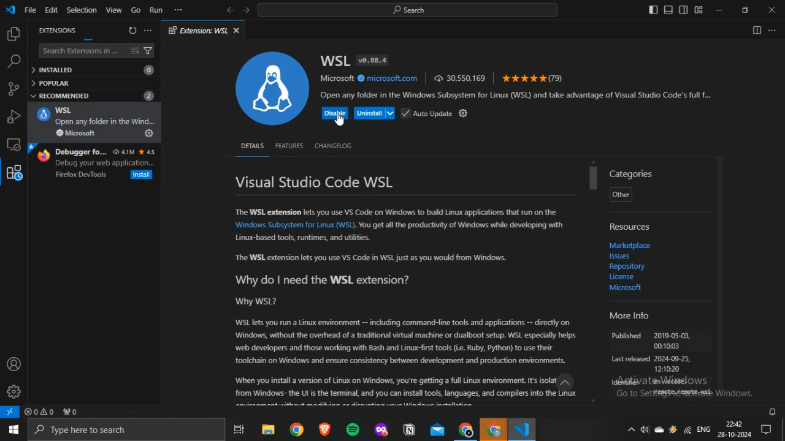  Describe the element at coordinates (245, 10) in the screenshot. I see `forward` at that location.